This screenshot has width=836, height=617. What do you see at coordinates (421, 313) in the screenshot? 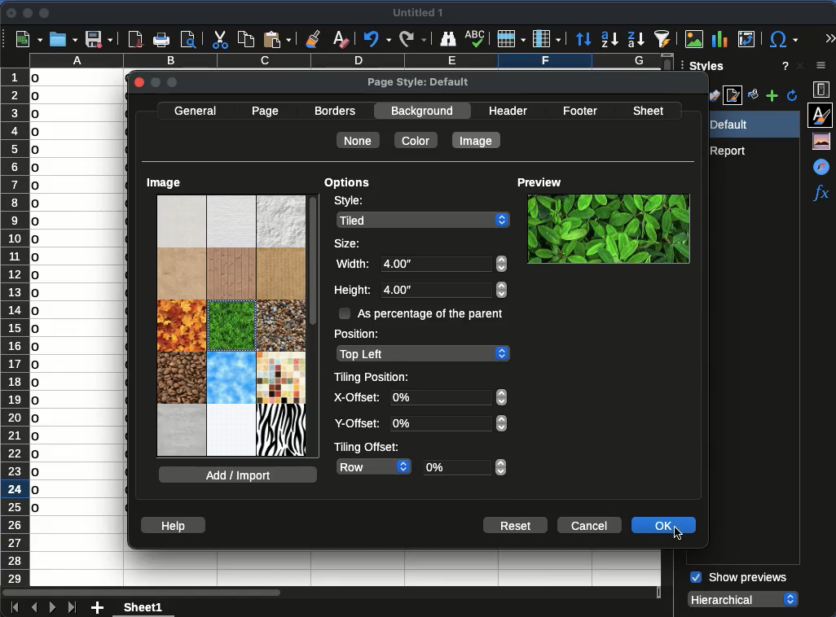
I see `as percentage of parent` at bounding box center [421, 313].